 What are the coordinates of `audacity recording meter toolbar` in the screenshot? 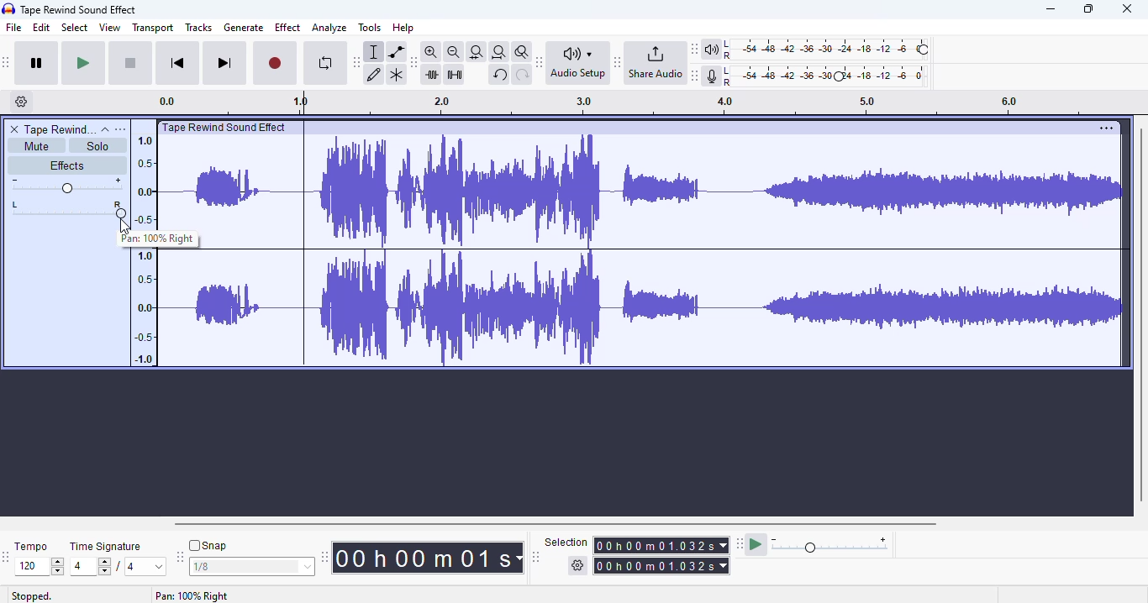 It's located at (695, 76).